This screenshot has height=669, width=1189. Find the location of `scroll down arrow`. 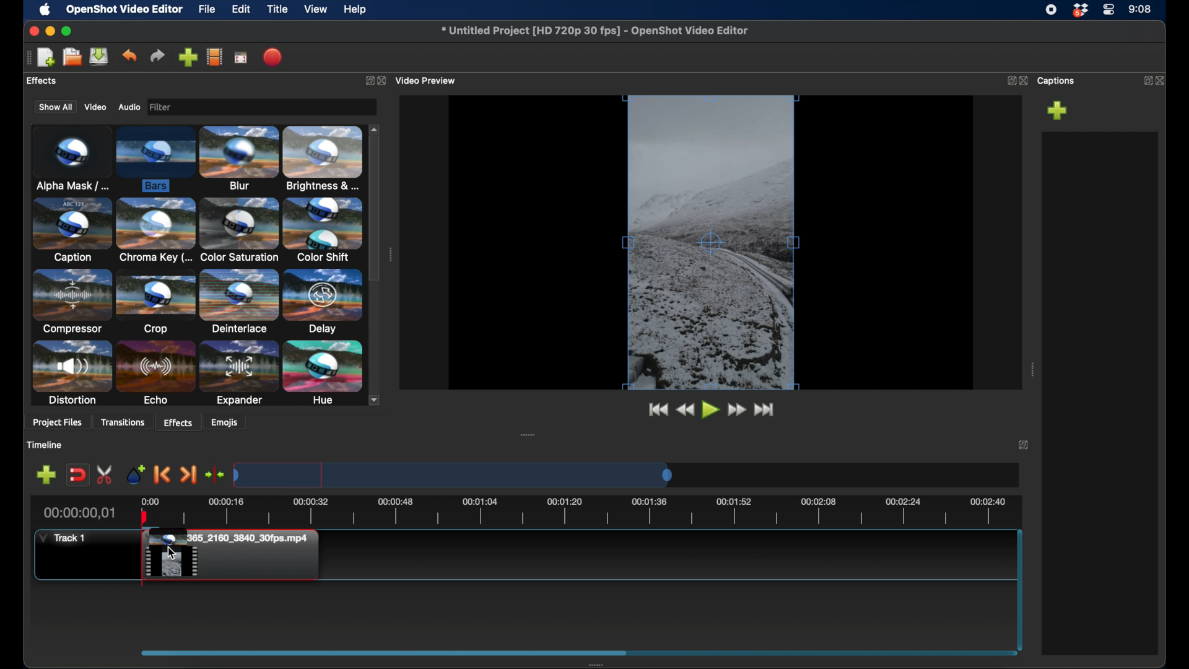

scroll down arrow is located at coordinates (378, 400).